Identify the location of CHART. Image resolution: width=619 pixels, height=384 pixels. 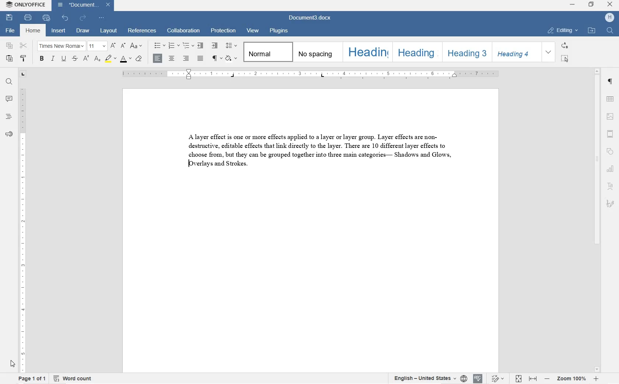
(610, 168).